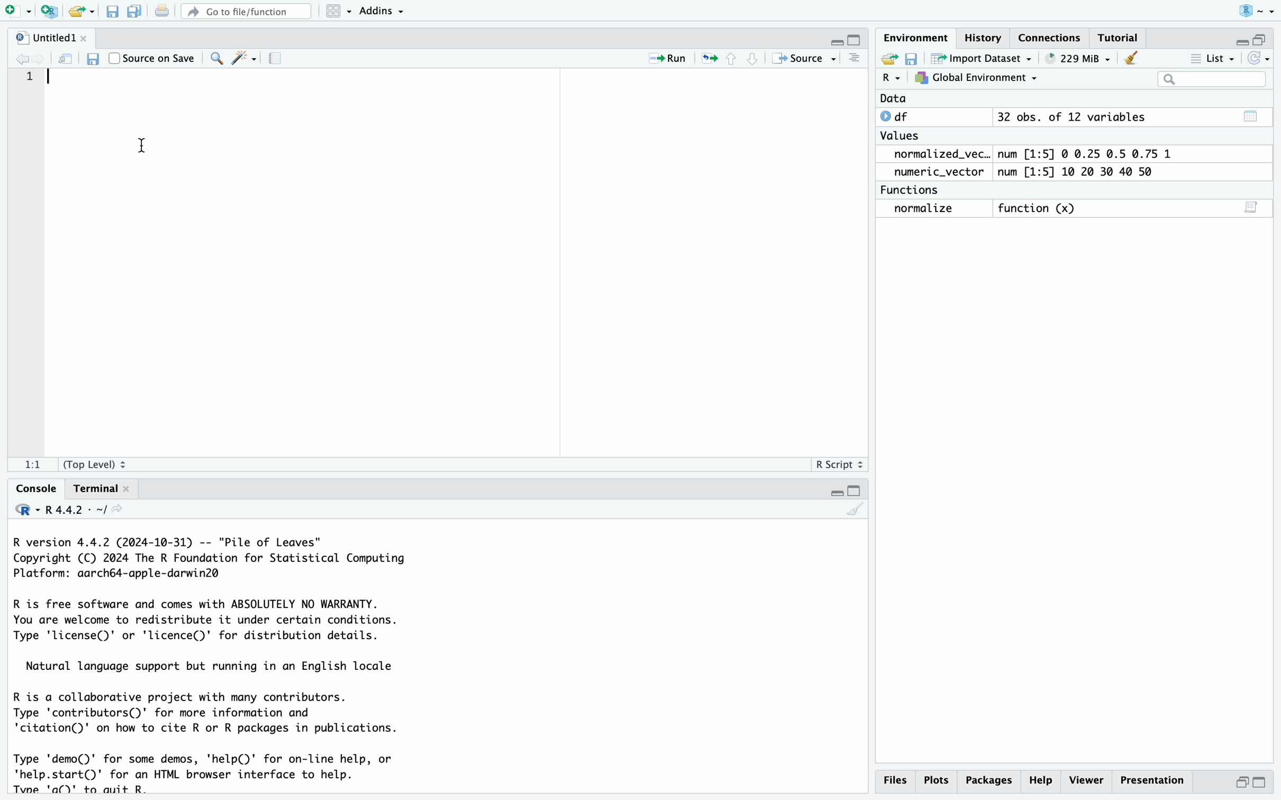 The width and height of the screenshot is (1281, 800). What do you see at coordinates (96, 60) in the screenshot?
I see `save` at bounding box center [96, 60].